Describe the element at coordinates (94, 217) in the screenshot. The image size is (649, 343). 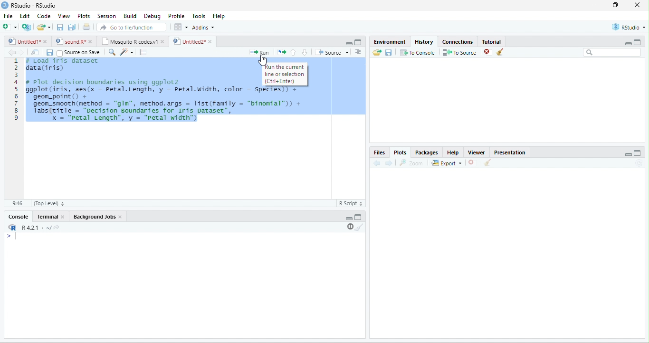
I see `Background Jobs` at that location.